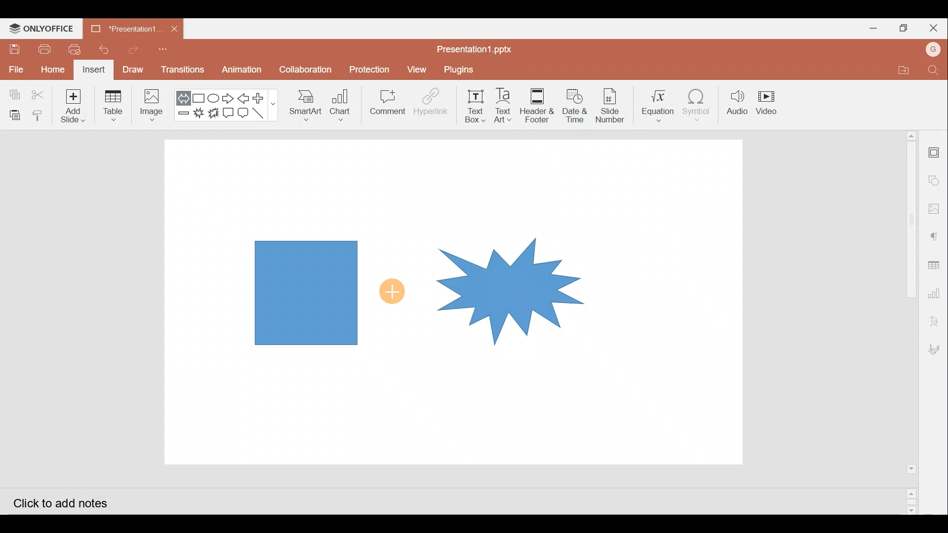  What do you see at coordinates (58, 501) in the screenshot?
I see `Click to add notes` at bounding box center [58, 501].